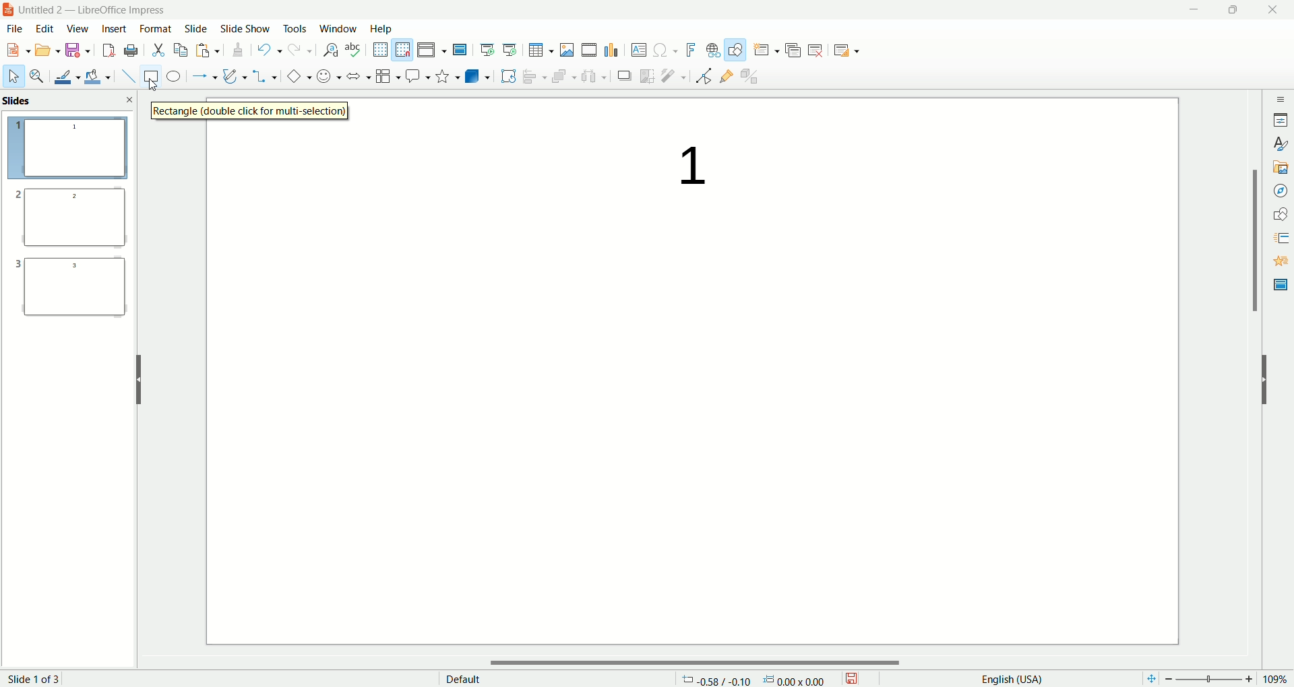 The width and height of the screenshot is (1294, 687). I want to click on slide show, so click(247, 29).